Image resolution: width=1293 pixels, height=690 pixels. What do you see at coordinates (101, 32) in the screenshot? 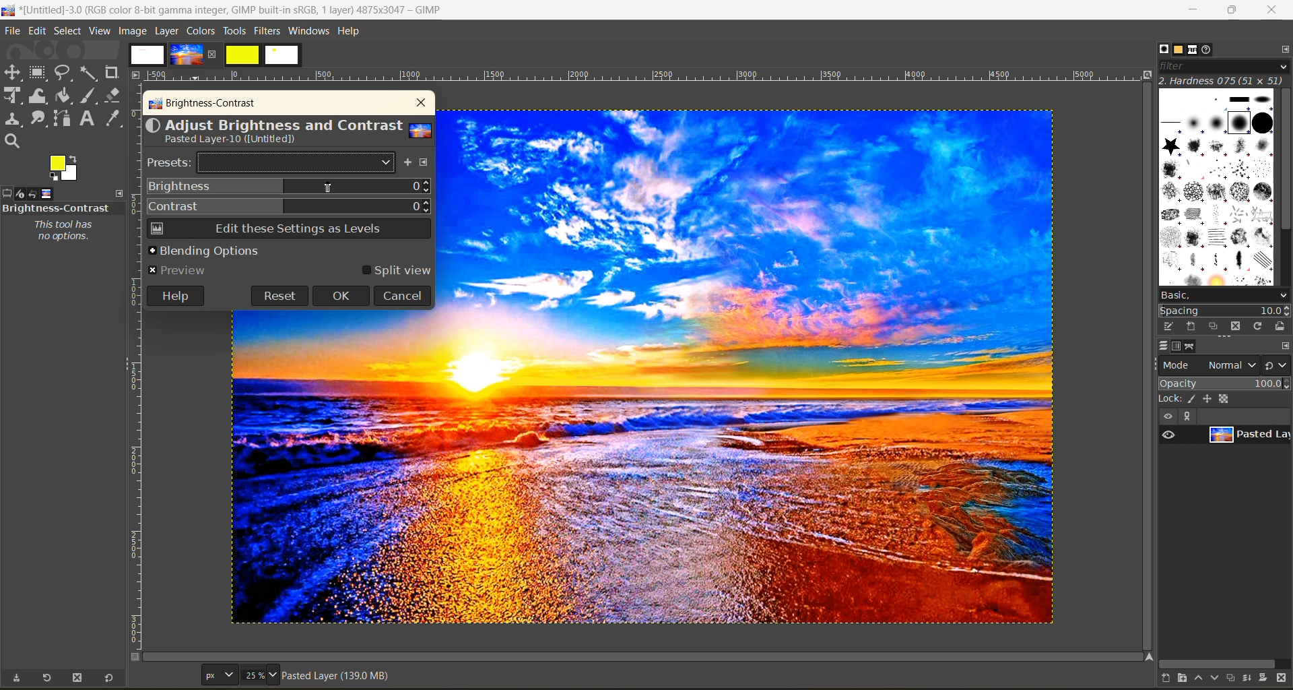
I see `view` at bounding box center [101, 32].